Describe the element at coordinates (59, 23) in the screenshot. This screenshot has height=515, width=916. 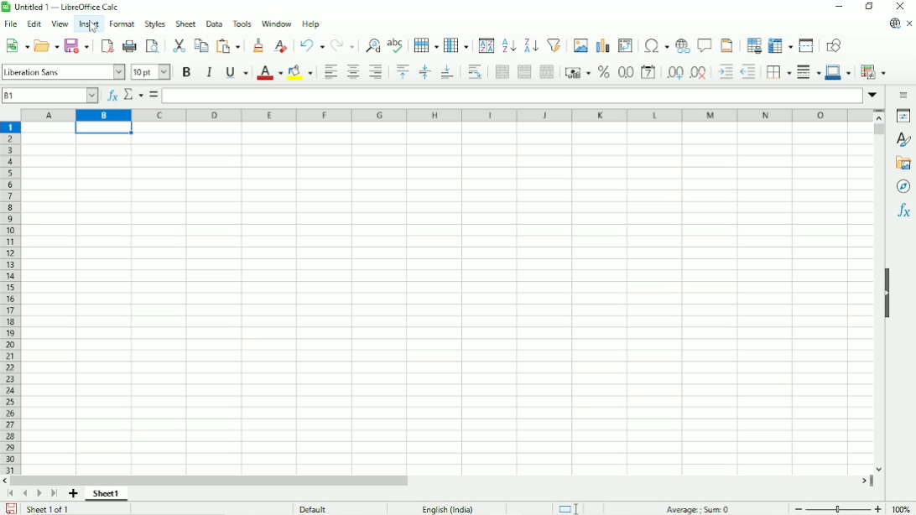
I see `View` at that location.